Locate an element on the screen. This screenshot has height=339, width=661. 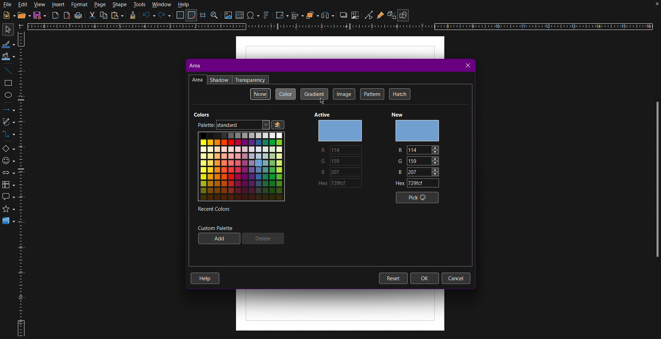
Circle is located at coordinates (9, 95).